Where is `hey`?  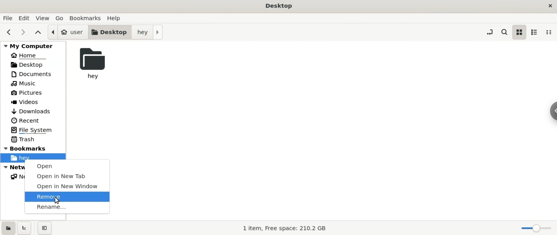 hey is located at coordinates (95, 63).